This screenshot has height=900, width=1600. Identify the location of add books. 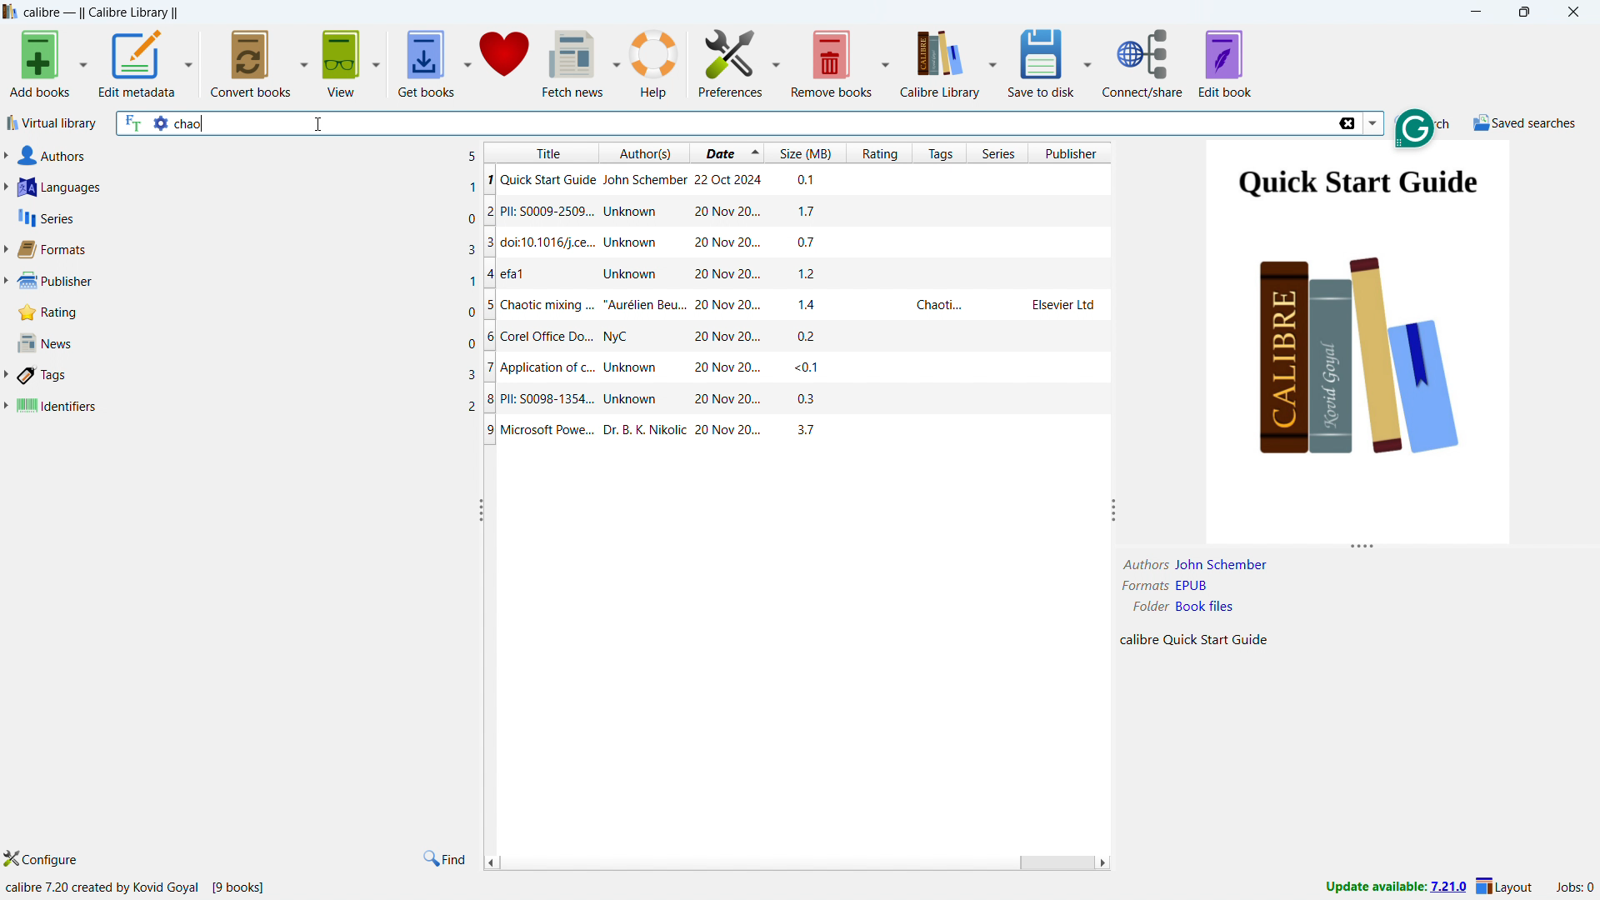
(38, 62).